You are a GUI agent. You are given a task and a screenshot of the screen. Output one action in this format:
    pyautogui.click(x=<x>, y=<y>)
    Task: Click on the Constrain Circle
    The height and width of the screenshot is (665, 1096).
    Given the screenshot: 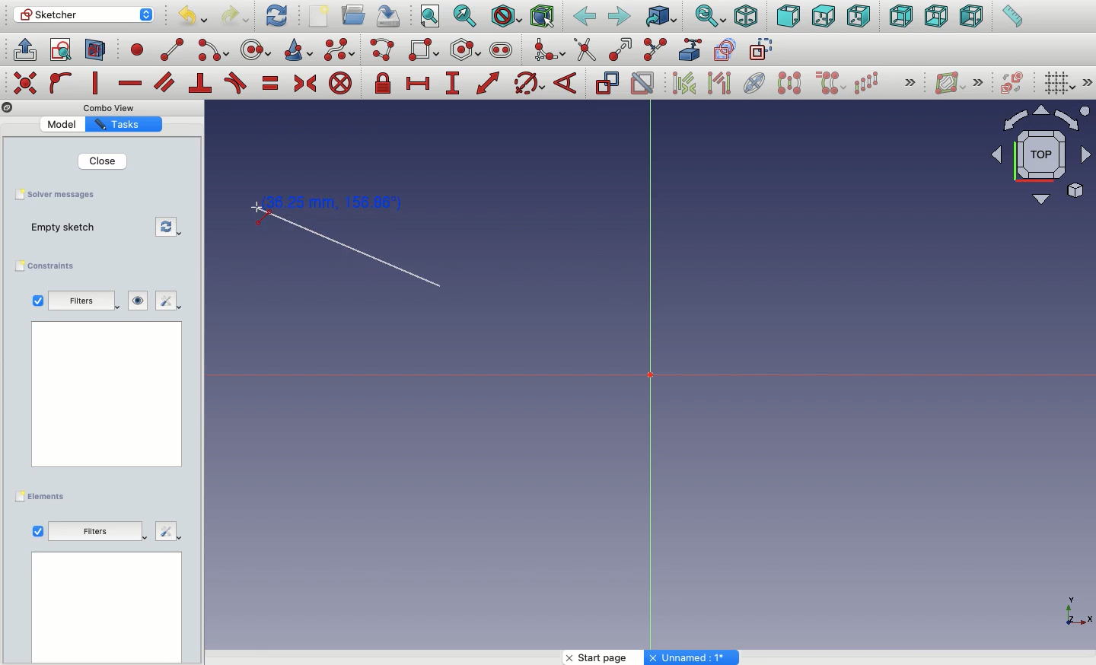 What is the action you would take?
    pyautogui.click(x=530, y=83)
    